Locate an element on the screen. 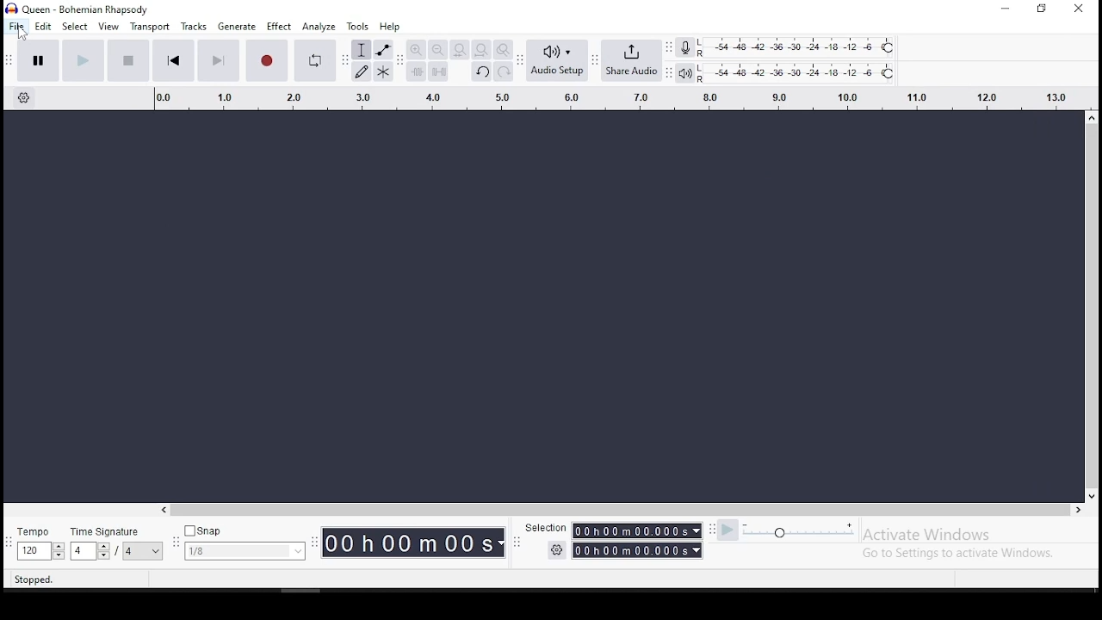  zoom toggle is located at coordinates (503, 50).